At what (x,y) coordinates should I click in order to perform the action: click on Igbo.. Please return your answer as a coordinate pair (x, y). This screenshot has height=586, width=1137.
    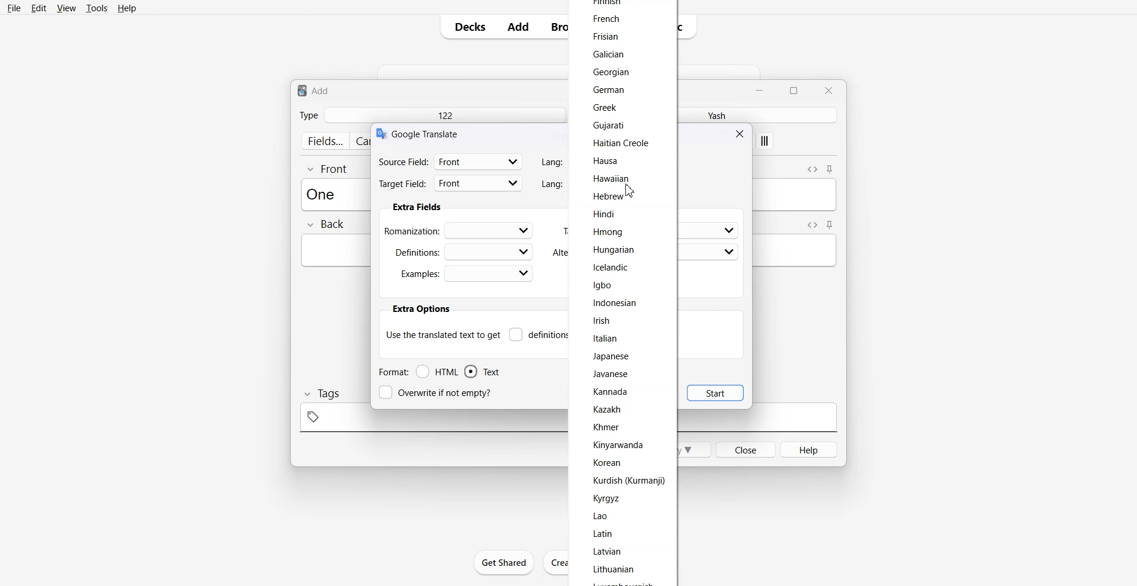
    Looking at the image, I should click on (603, 284).